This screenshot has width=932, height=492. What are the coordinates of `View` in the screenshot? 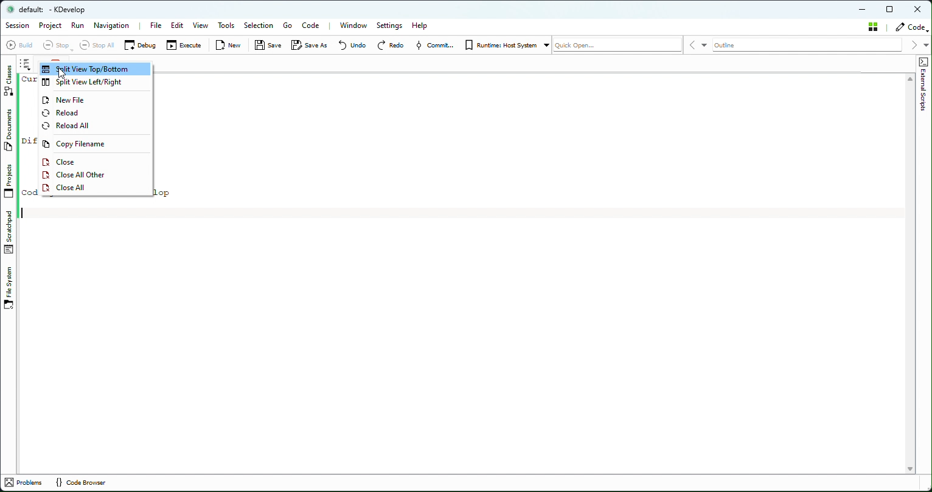 It's located at (201, 26).